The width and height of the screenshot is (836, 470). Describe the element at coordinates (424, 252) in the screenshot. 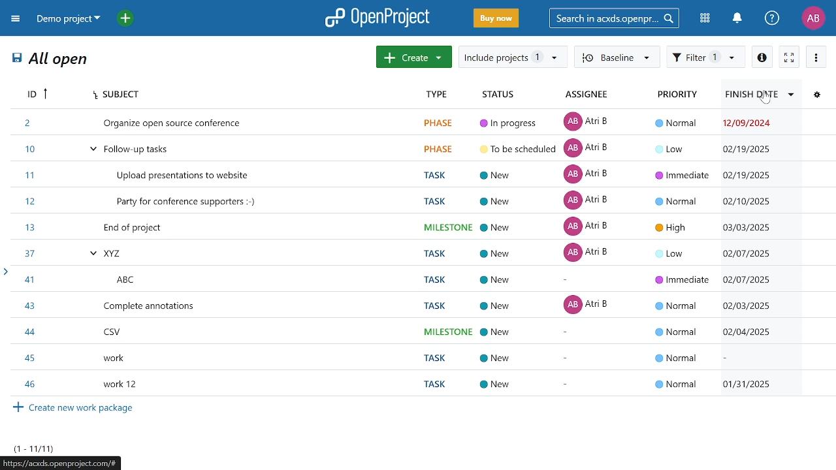

I see `task titled"XYZ"` at that location.